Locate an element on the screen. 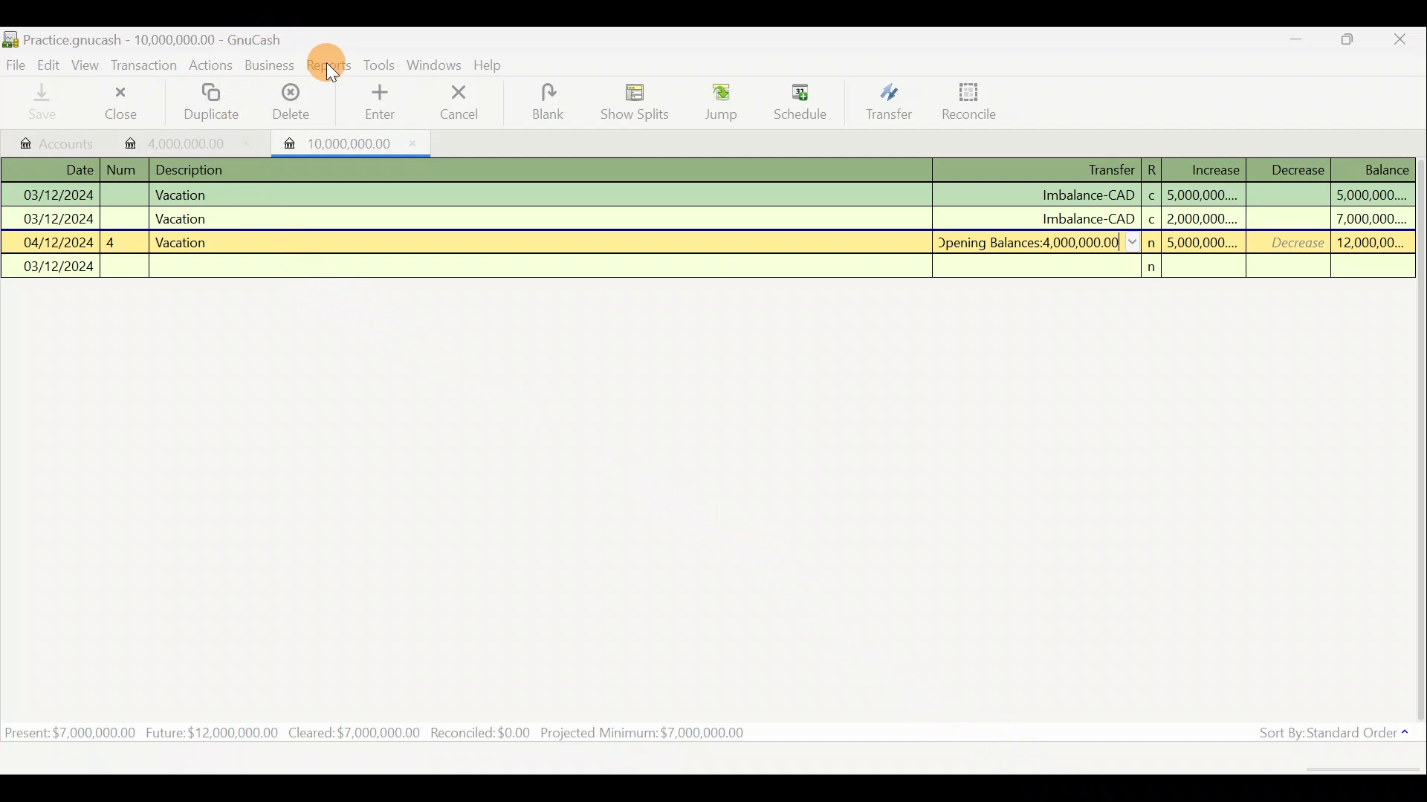 This screenshot has height=802, width=1427. Minimize is located at coordinates (1292, 41).